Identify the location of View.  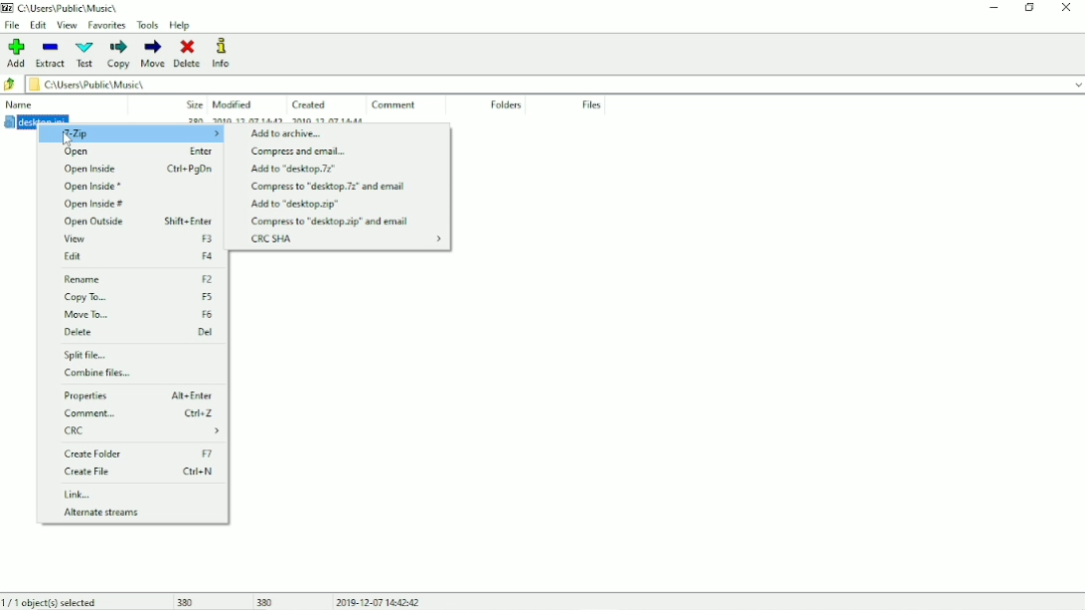
(136, 239).